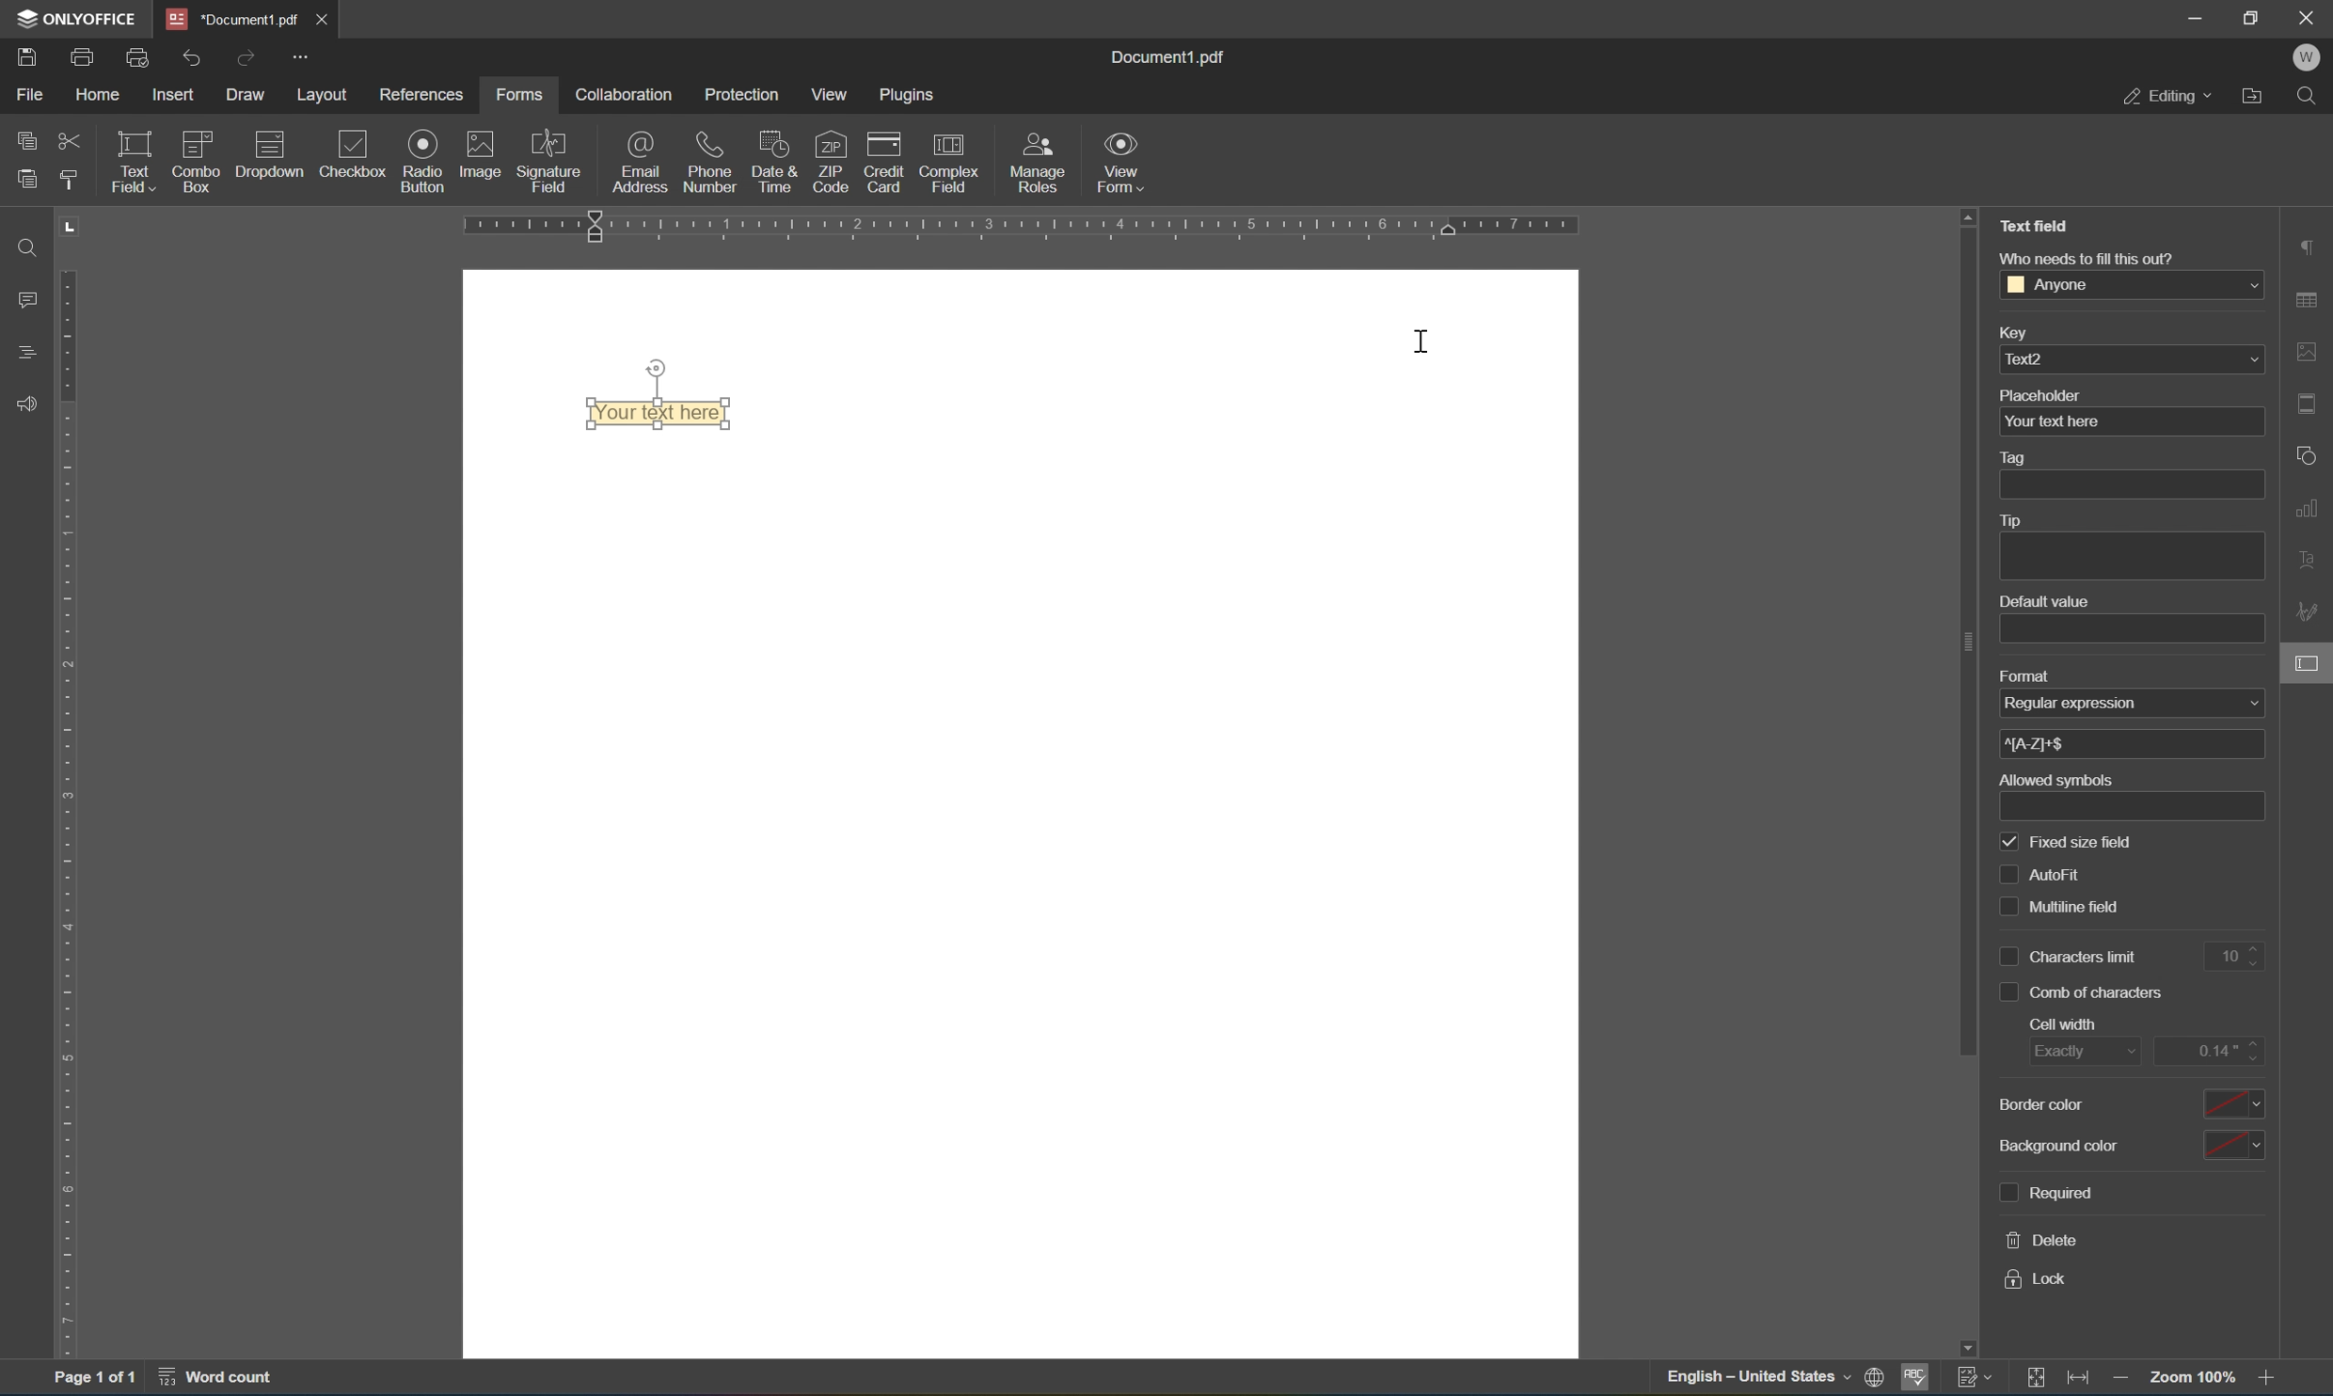 Image resolution: width=2333 pixels, height=1396 pixels. Describe the element at coordinates (744, 94) in the screenshot. I see `protection` at that location.